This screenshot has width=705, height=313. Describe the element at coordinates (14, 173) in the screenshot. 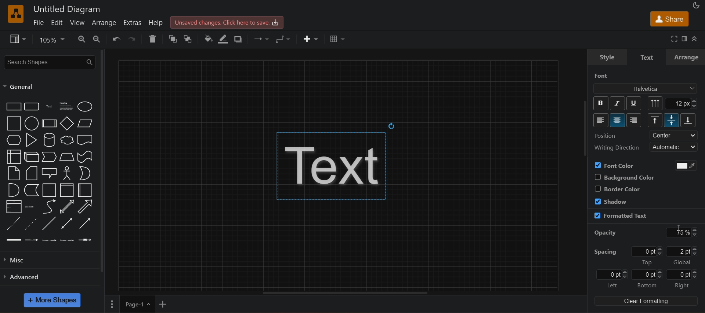

I see `note` at that location.